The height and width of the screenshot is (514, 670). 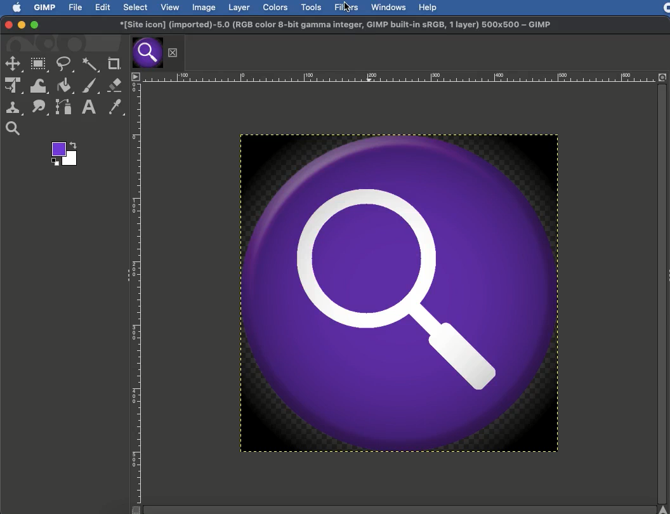 What do you see at coordinates (337, 25) in the screenshot?
I see `GIMP project` at bounding box center [337, 25].